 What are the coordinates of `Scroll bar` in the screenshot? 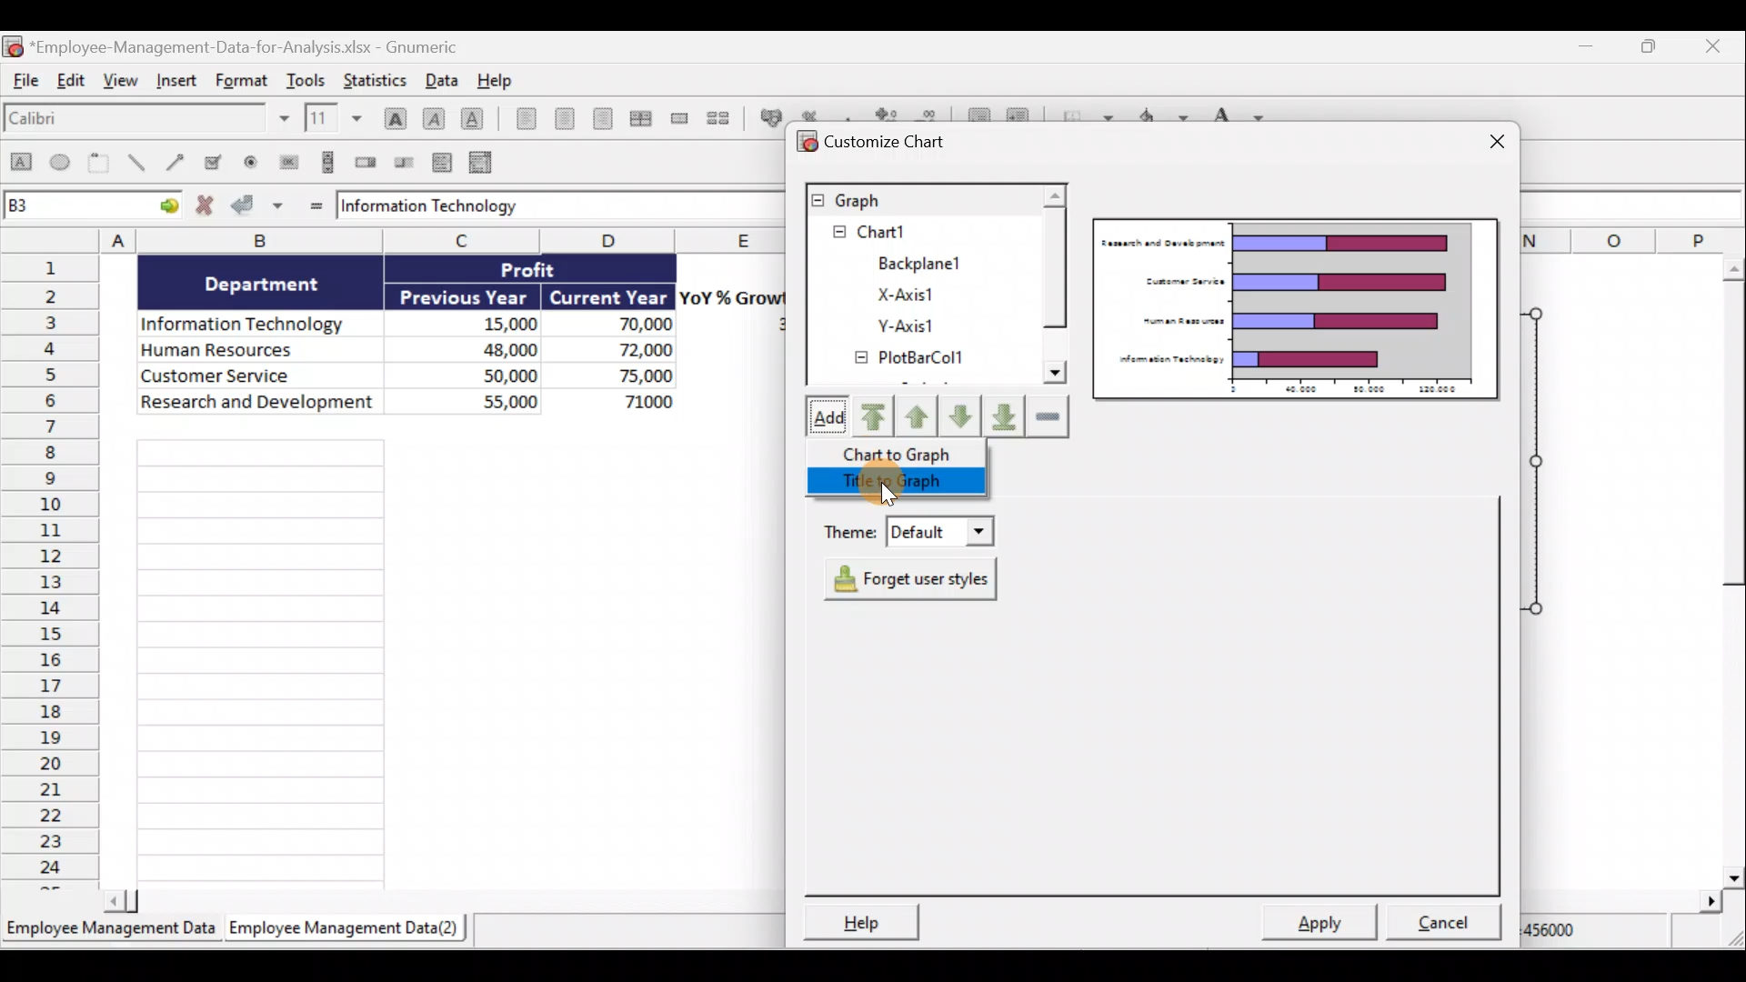 It's located at (444, 906).